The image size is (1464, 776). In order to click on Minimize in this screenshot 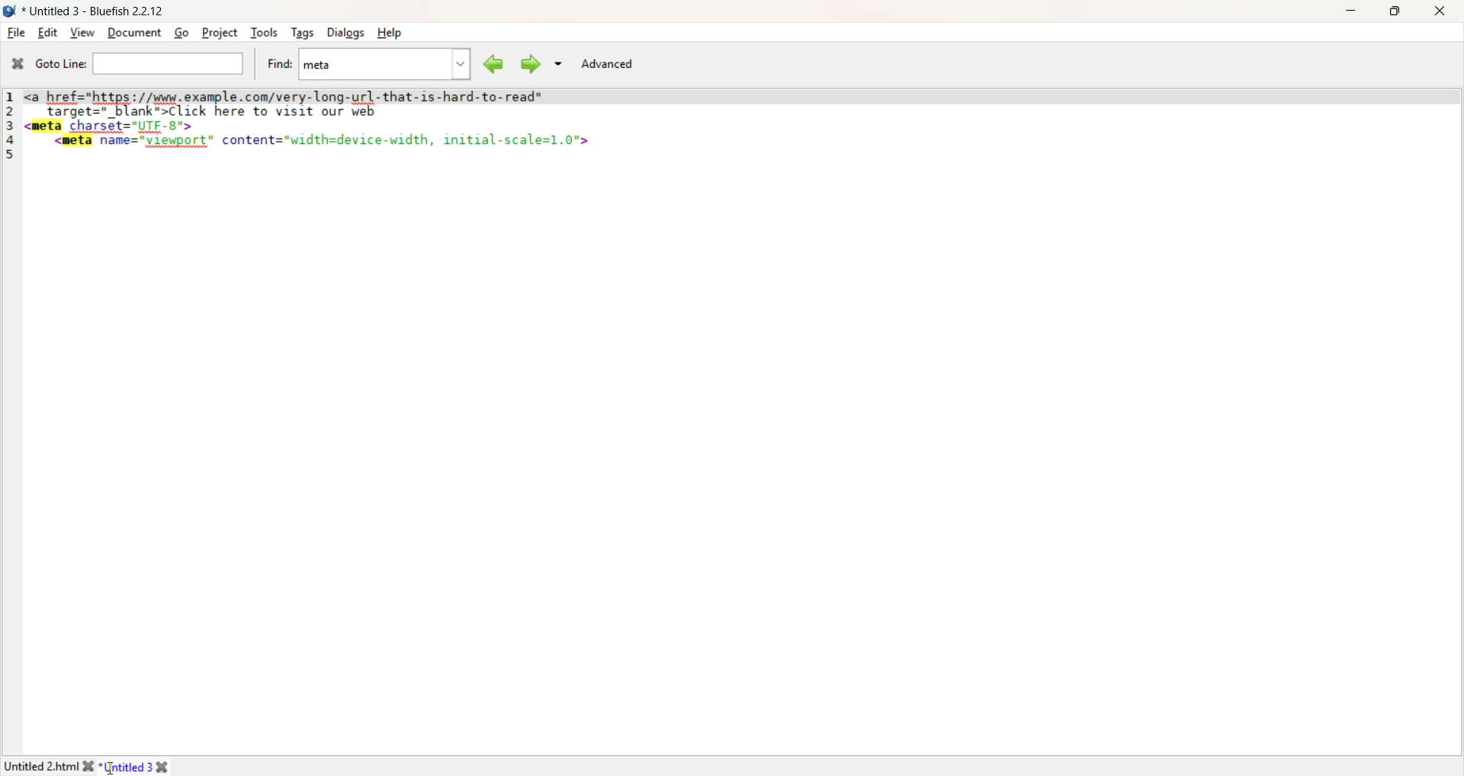, I will do `click(1350, 10)`.